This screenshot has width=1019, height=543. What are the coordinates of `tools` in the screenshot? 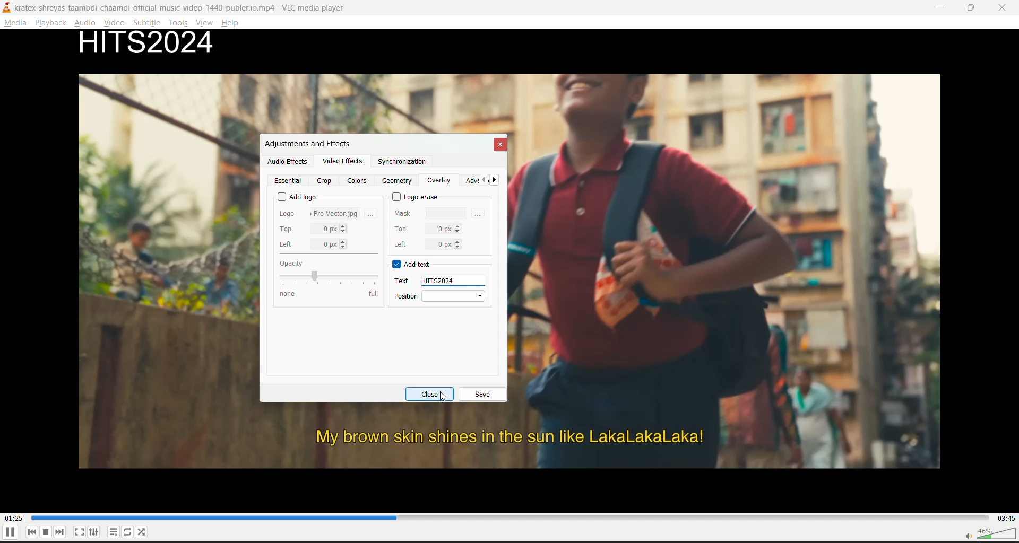 It's located at (177, 24).